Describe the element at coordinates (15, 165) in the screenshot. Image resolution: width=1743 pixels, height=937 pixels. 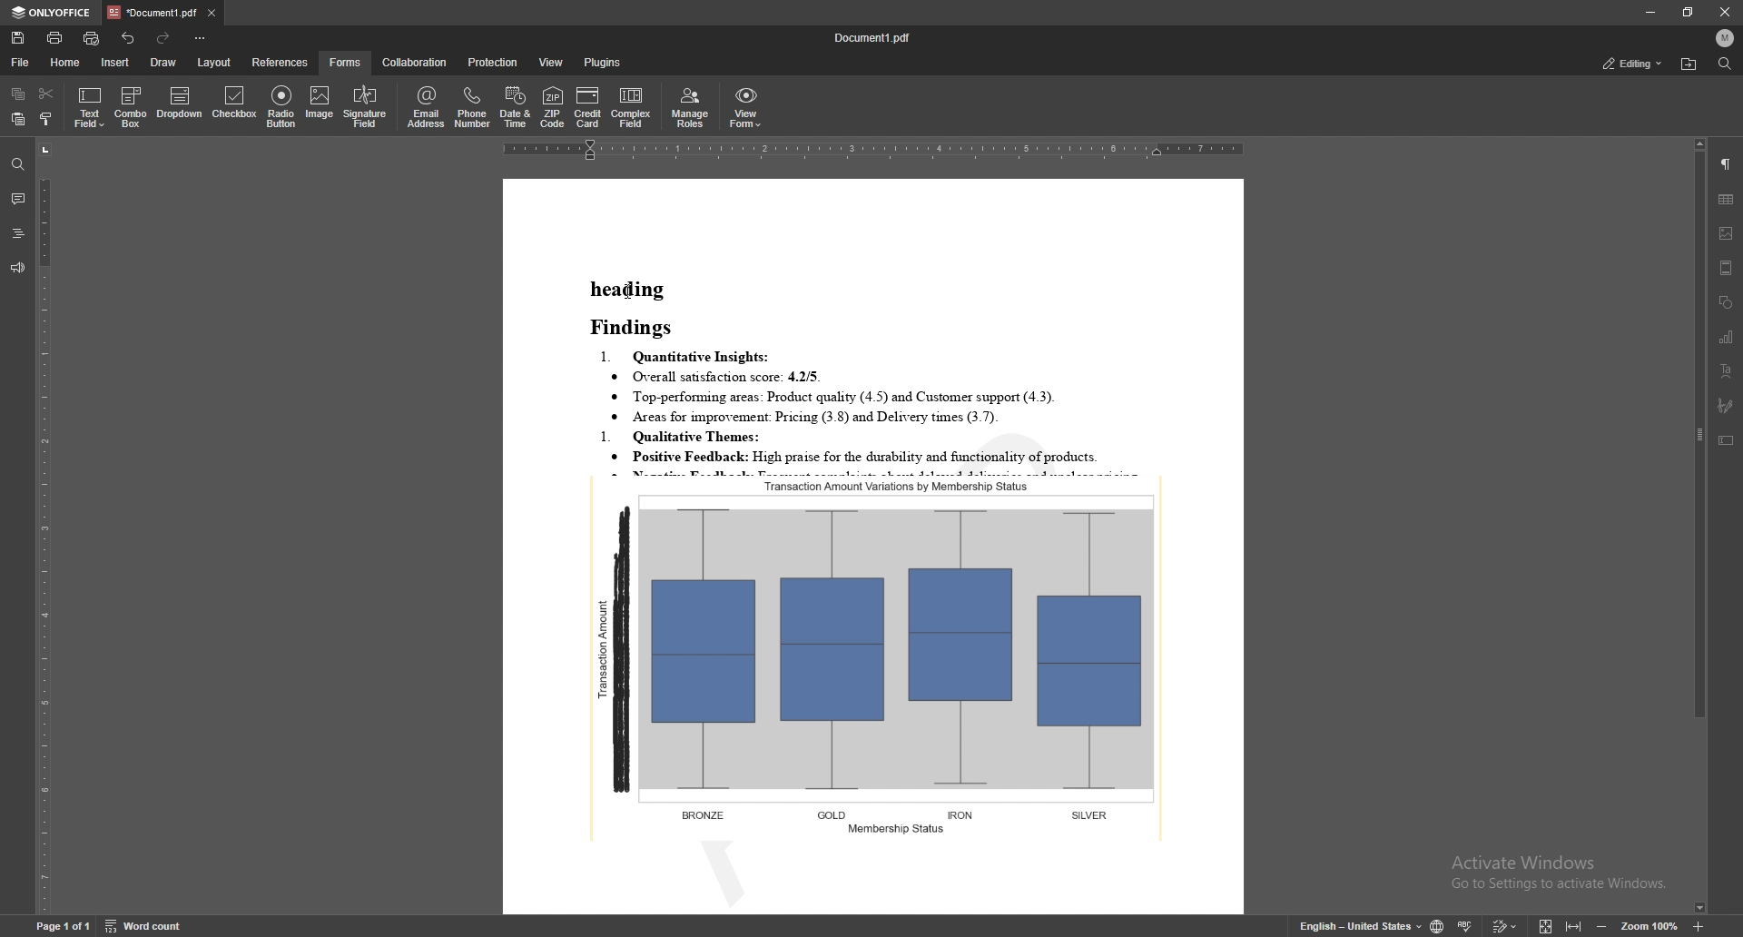
I see `find` at that location.